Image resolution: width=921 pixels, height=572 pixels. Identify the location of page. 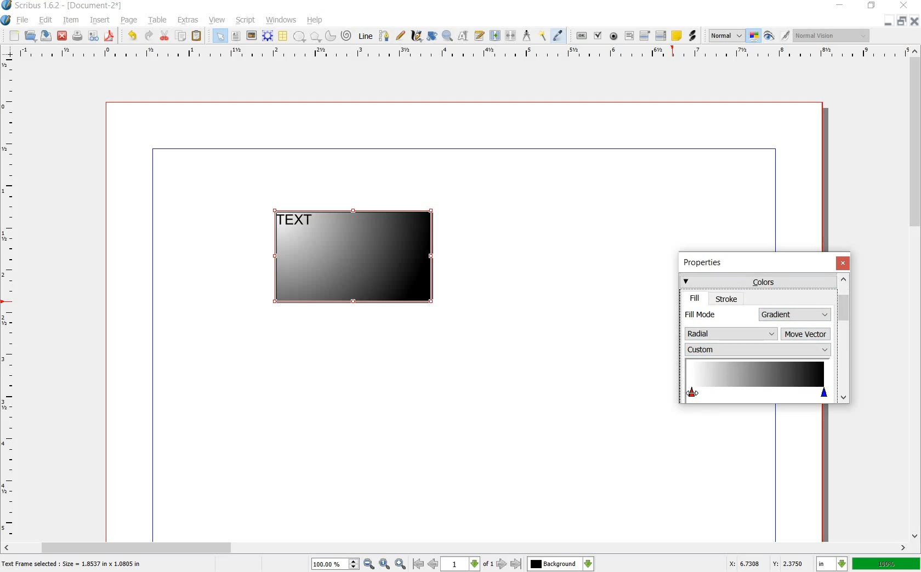
(129, 21).